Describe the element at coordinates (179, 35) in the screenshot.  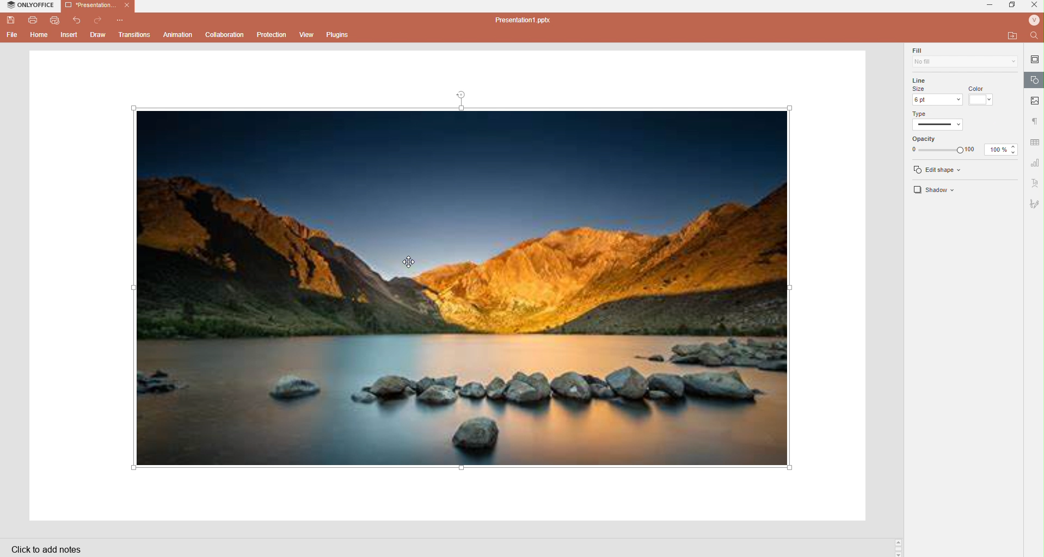
I see `Animation` at that location.